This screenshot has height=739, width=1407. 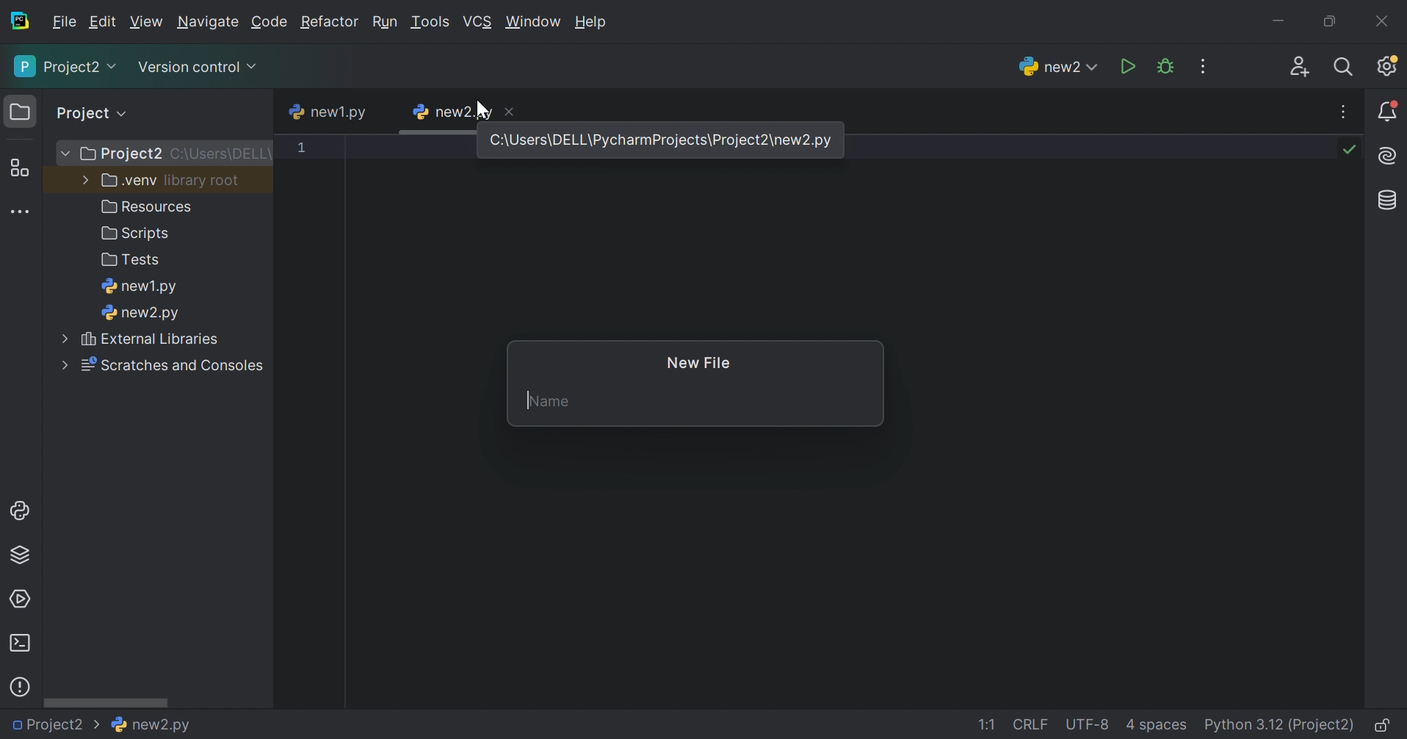 I want to click on expand all, so click(x=125, y=112).